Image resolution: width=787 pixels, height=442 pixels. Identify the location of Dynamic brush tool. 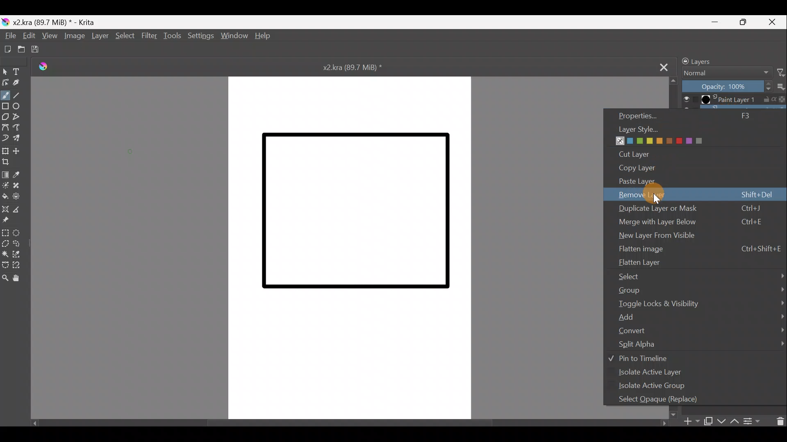
(5, 138).